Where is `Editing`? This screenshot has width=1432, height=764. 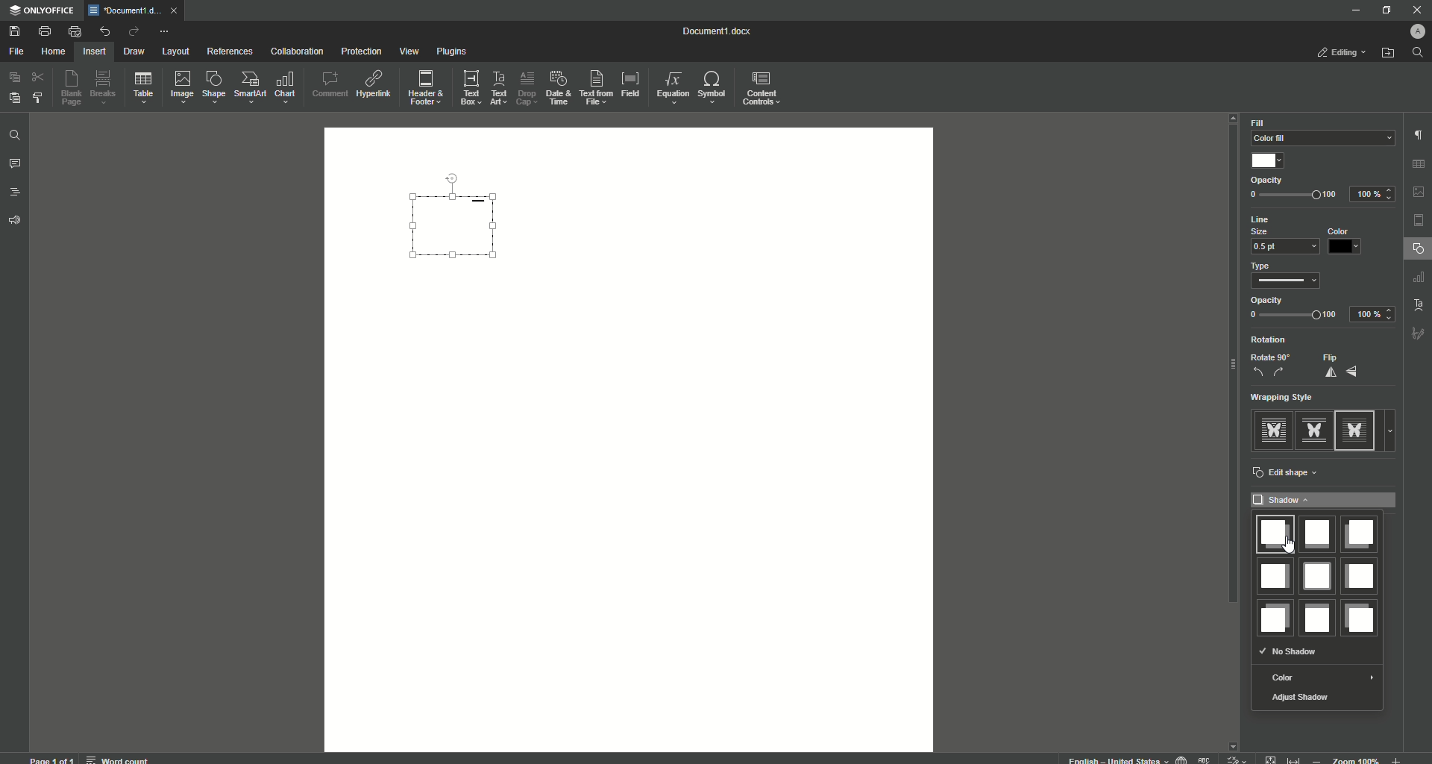 Editing is located at coordinates (1344, 52).